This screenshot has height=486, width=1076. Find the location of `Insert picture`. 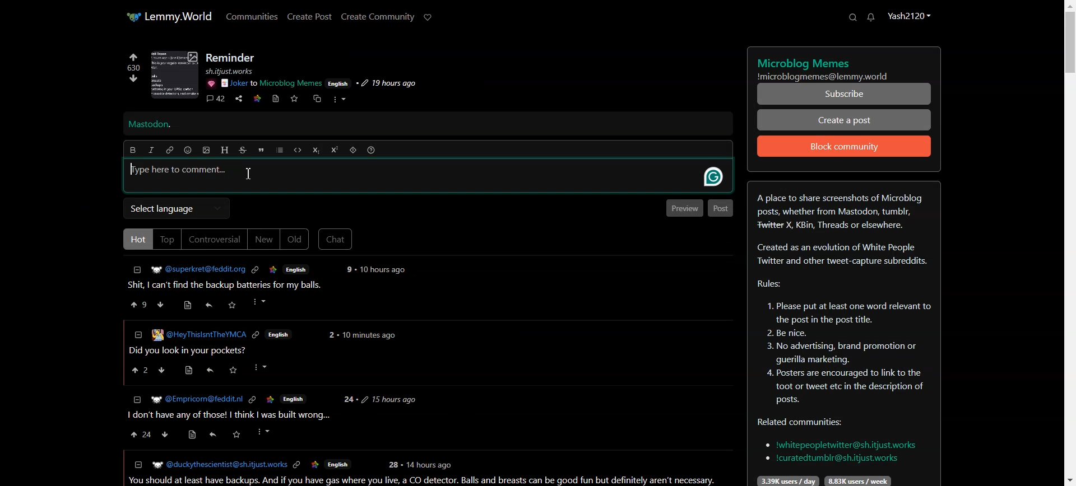

Insert picture is located at coordinates (207, 151).